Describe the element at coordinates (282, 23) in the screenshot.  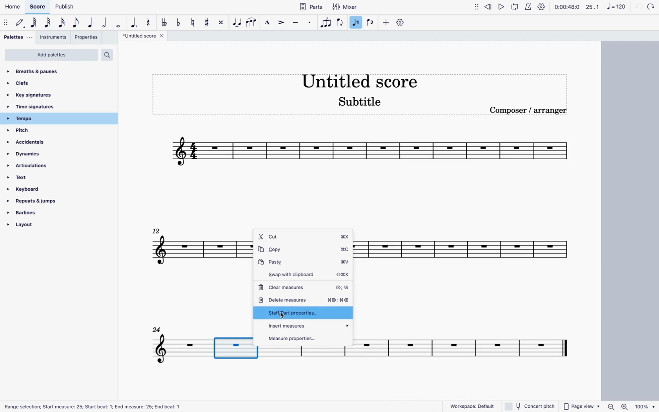
I see `accent` at that location.